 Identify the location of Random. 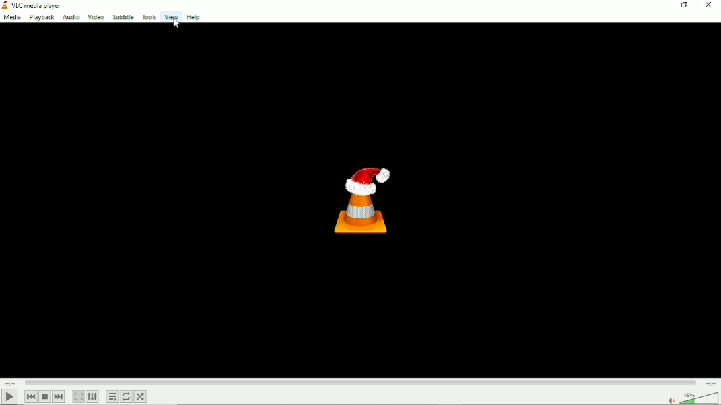
(140, 396).